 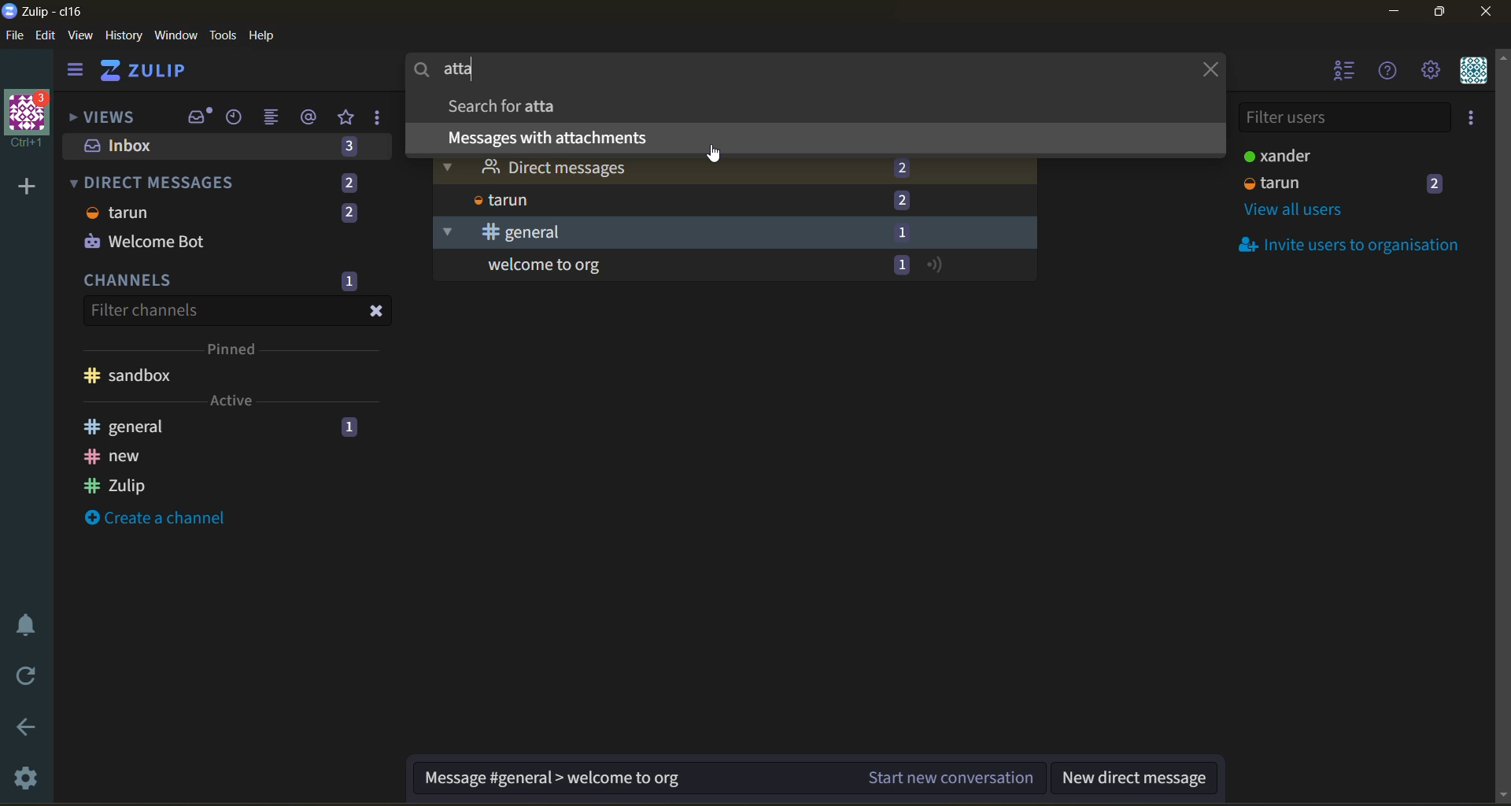 What do you see at coordinates (1133, 779) in the screenshot?
I see `new direct message` at bounding box center [1133, 779].